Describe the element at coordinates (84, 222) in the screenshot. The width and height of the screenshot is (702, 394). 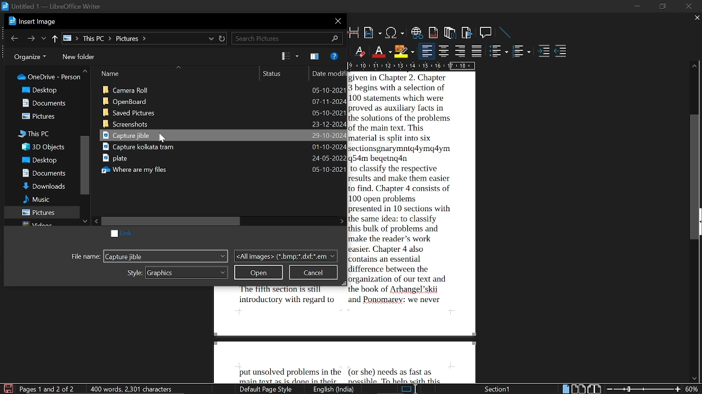
I see `move down` at that location.